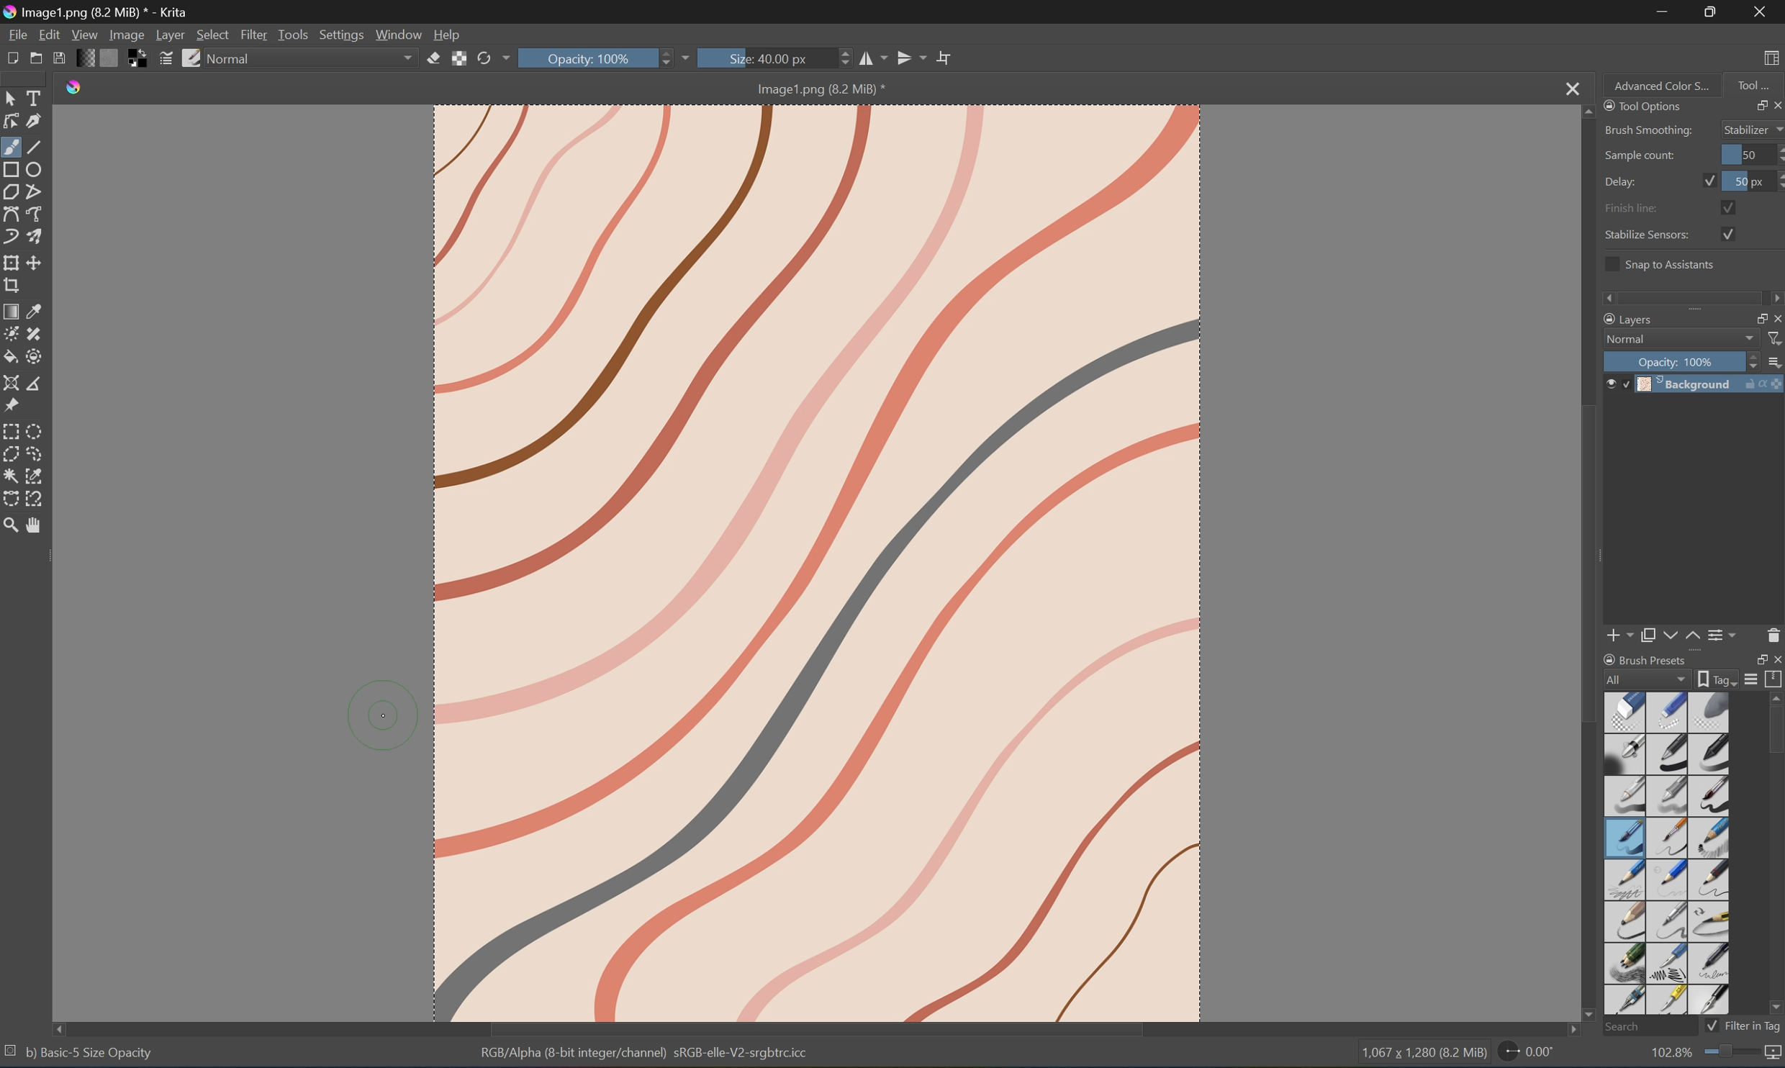 Image resolution: width=1785 pixels, height=1068 pixels. What do you see at coordinates (138, 59) in the screenshot?
I see `Swap foreground and background colors to black and white` at bounding box center [138, 59].